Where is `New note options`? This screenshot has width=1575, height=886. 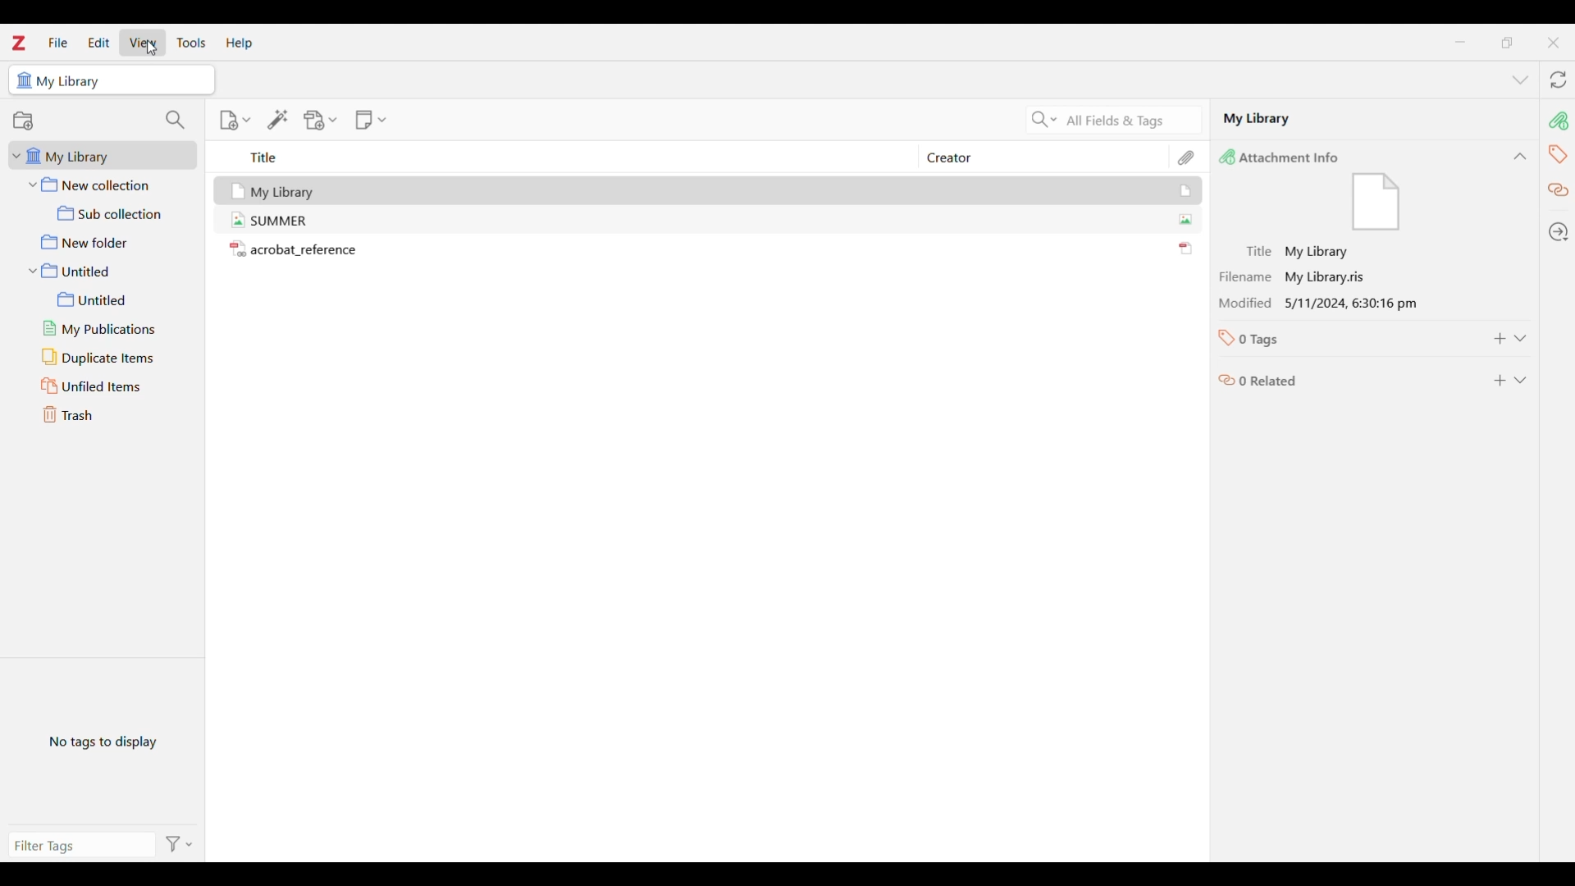 New note options is located at coordinates (371, 120).